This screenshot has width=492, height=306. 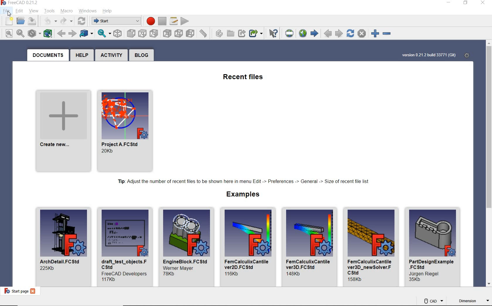 I want to click on SET URL, so click(x=290, y=33).